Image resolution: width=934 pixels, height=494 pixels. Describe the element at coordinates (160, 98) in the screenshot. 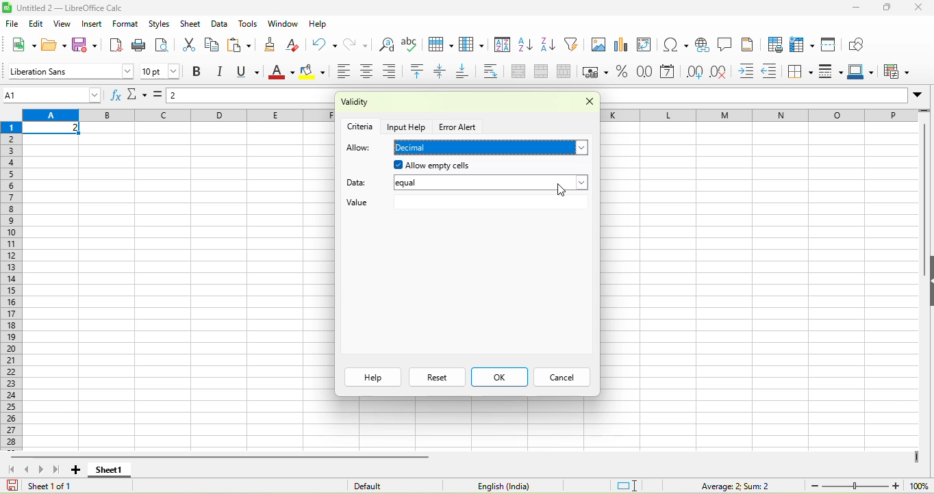

I see `formula` at that location.